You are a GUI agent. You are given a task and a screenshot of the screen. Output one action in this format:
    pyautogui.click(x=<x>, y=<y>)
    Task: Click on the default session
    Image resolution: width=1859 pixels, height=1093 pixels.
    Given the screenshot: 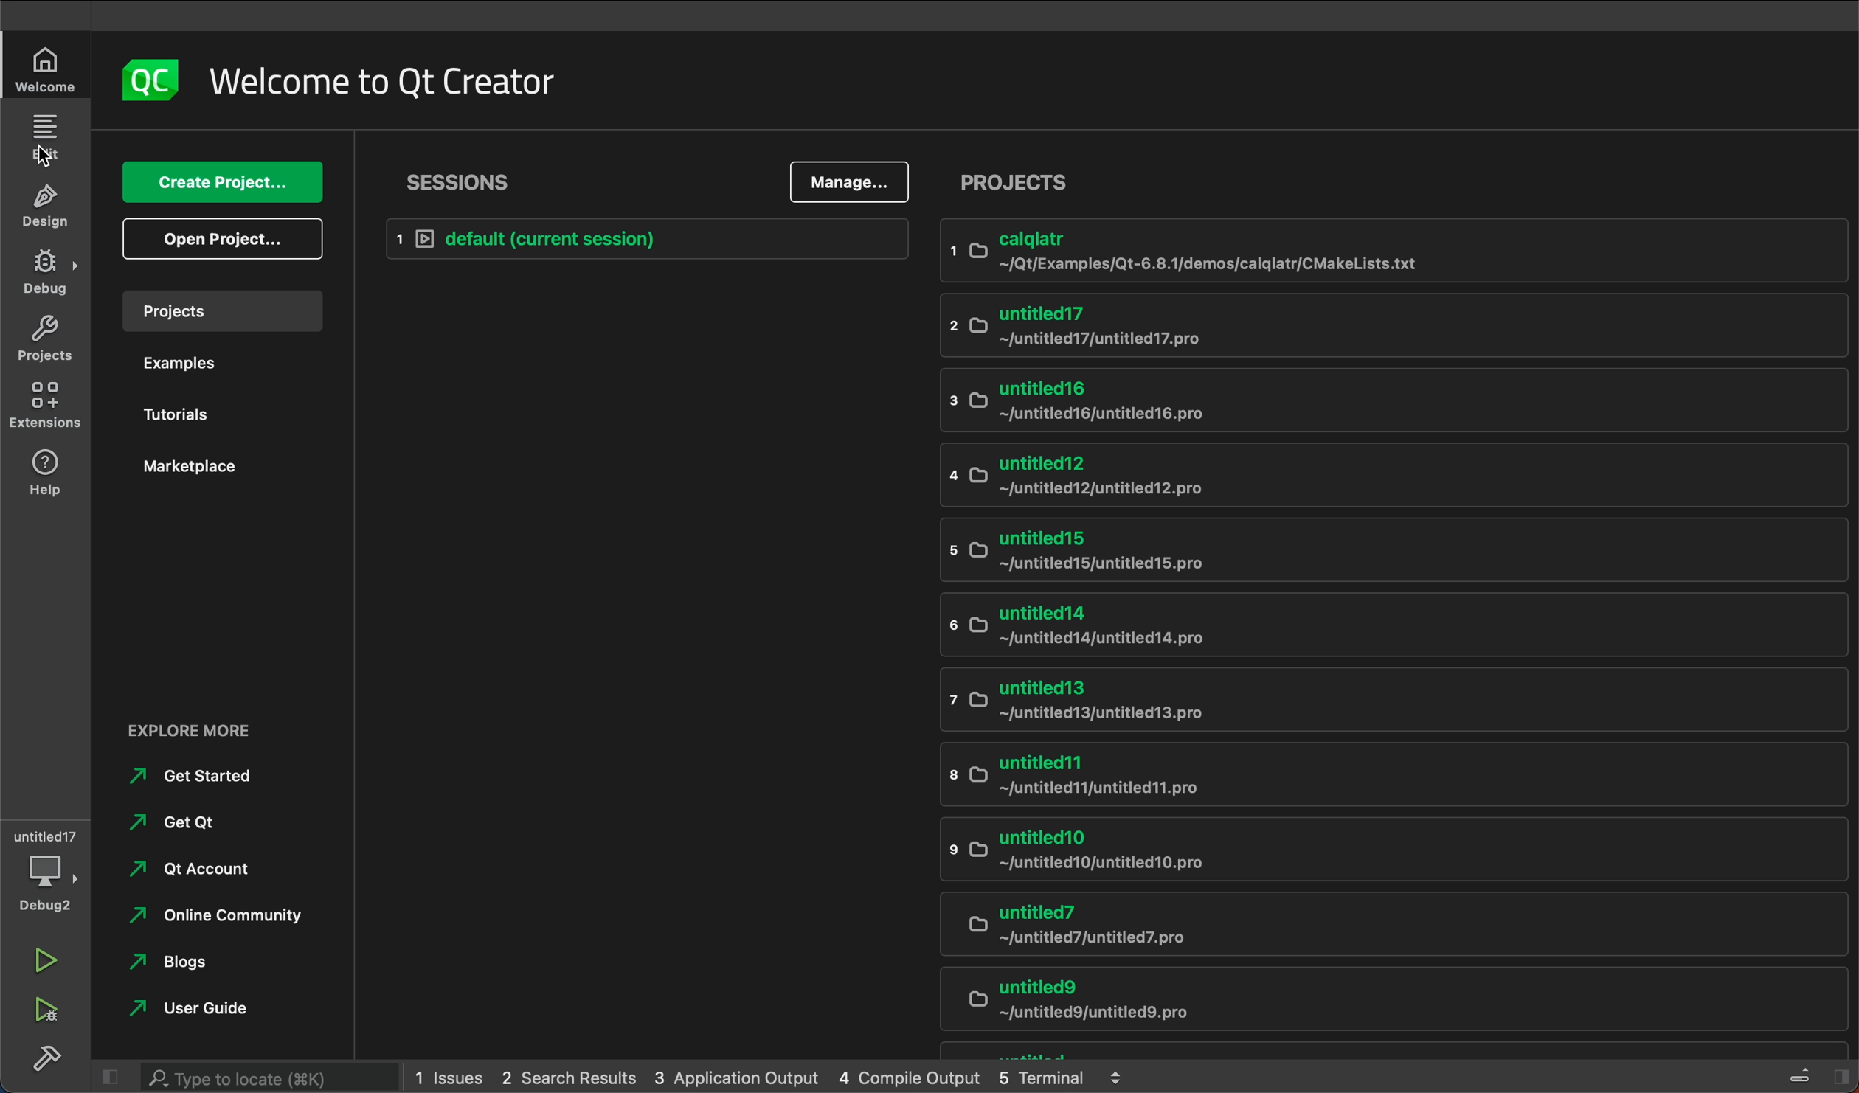 What is the action you would take?
    pyautogui.click(x=650, y=240)
    